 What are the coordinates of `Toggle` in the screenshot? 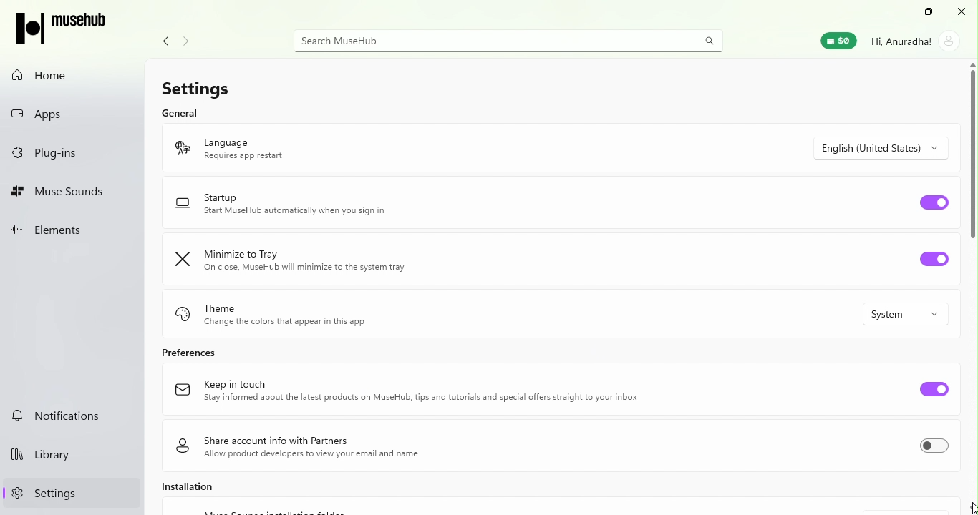 It's located at (930, 260).